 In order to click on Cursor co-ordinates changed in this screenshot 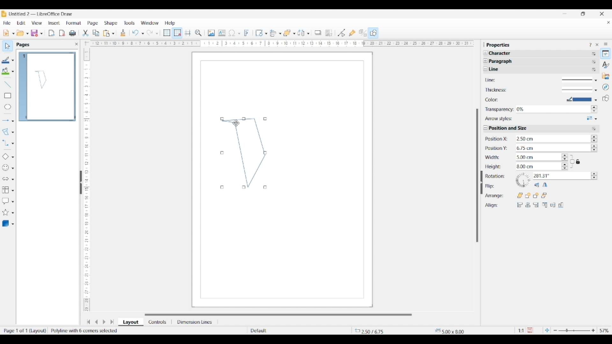, I will do `click(374, 331)`.